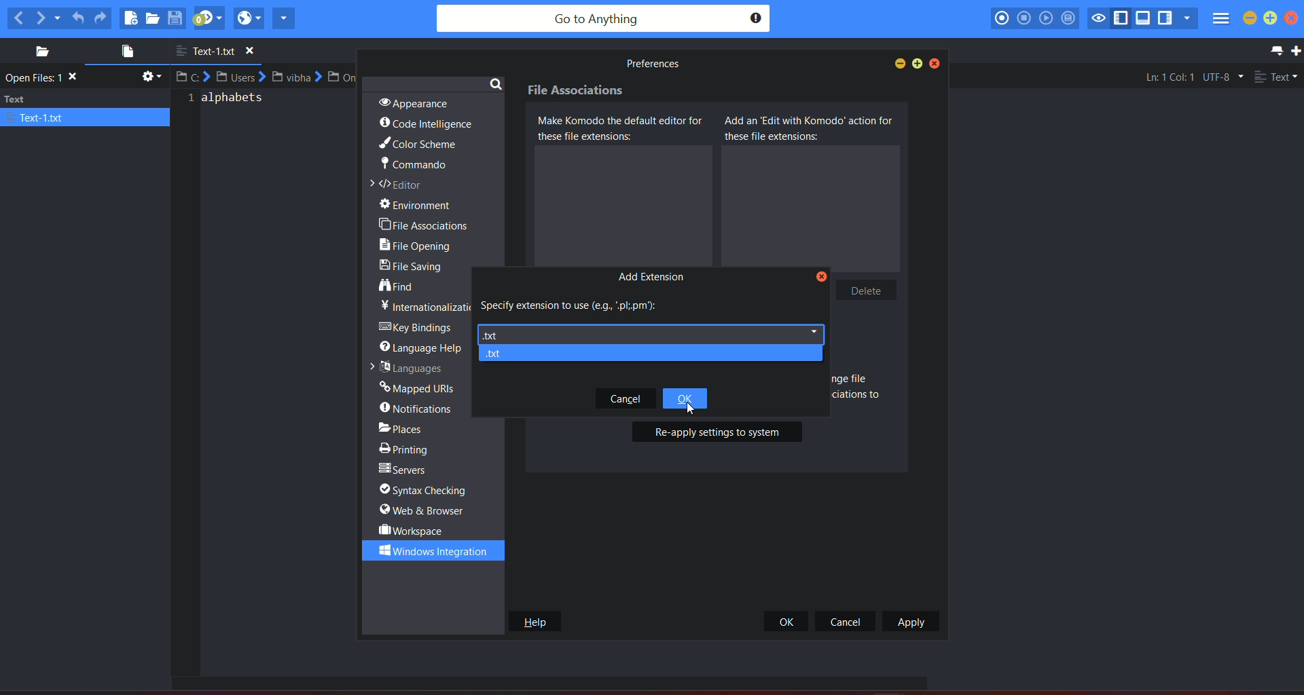 The height and width of the screenshot is (695, 1304). What do you see at coordinates (1296, 51) in the screenshot?
I see `new tab` at bounding box center [1296, 51].